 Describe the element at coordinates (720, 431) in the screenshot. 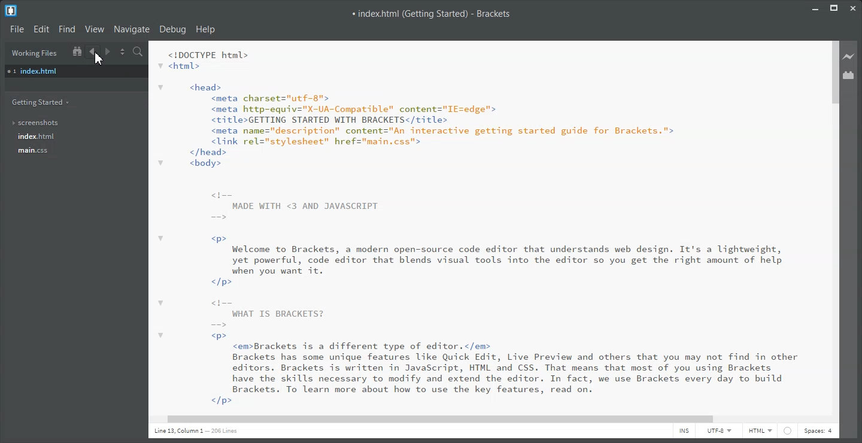

I see `UTF-8` at that location.